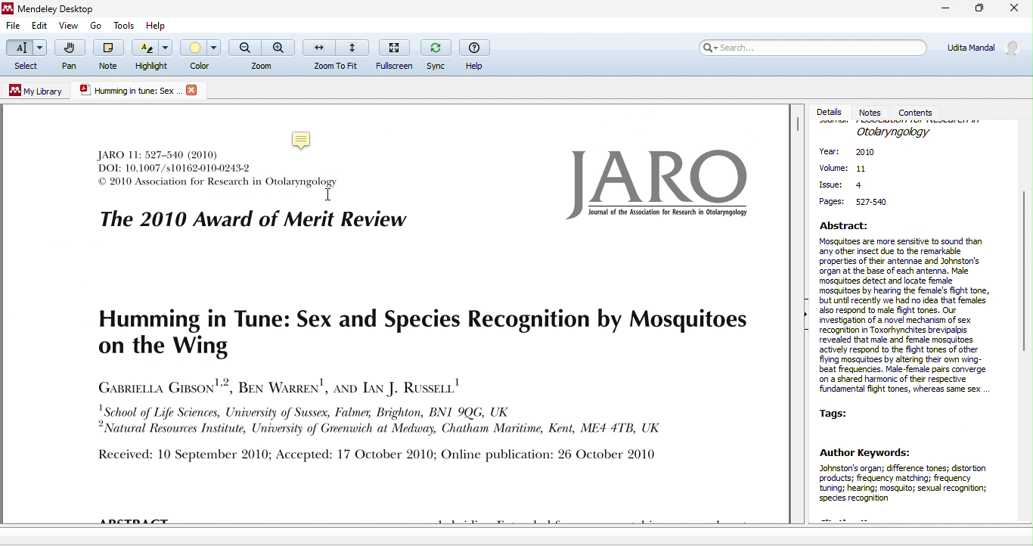 The image size is (1033, 546). What do you see at coordinates (978, 11) in the screenshot?
I see `maximize` at bounding box center [978, 11].